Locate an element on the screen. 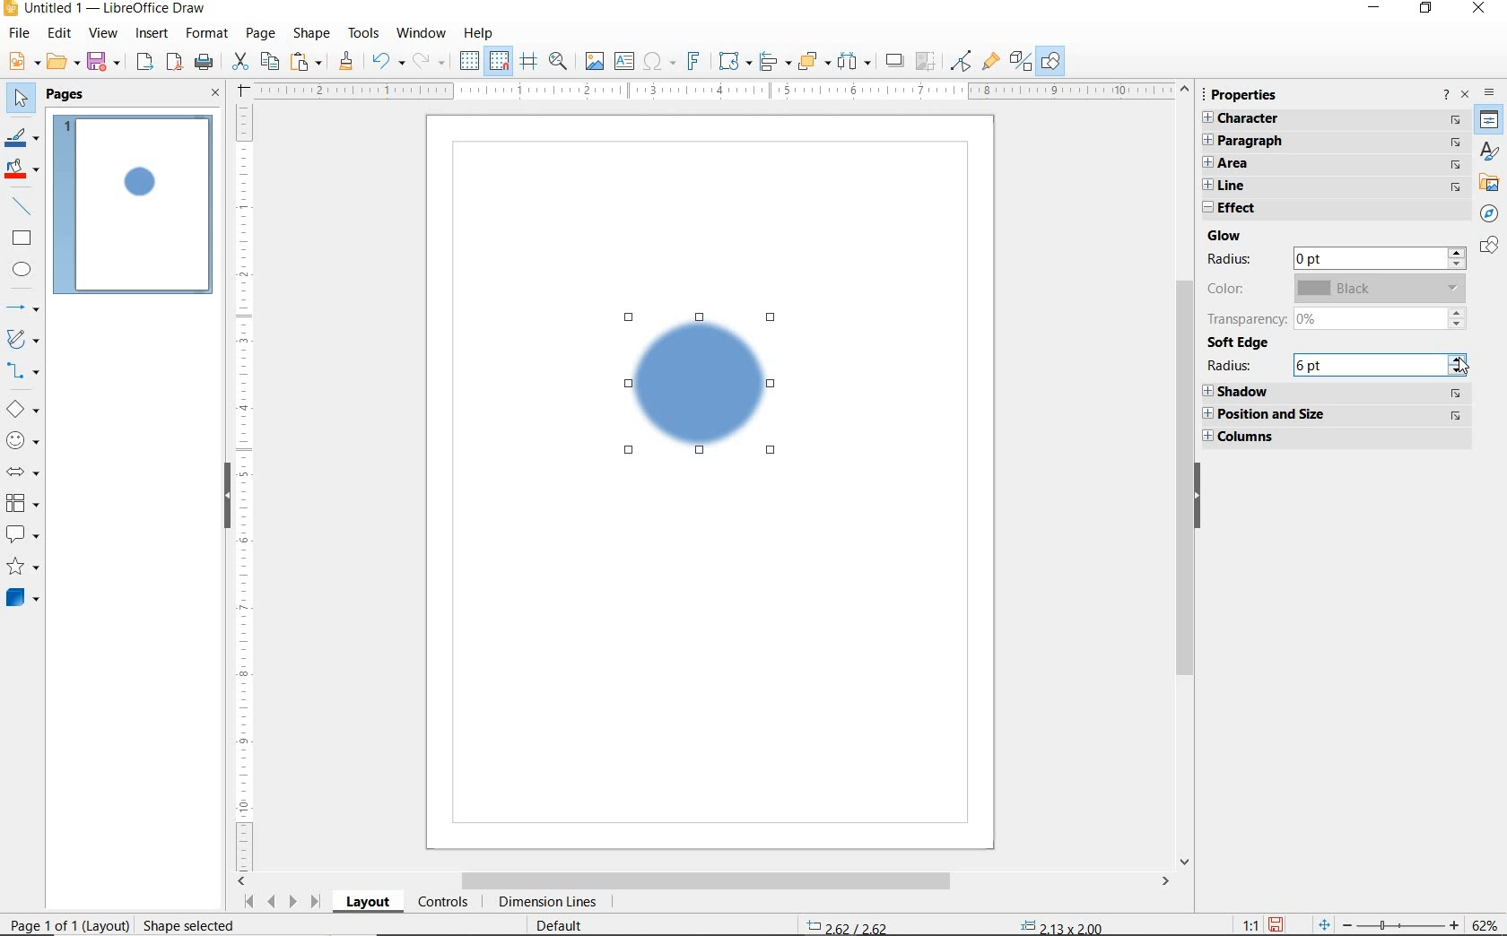  LINE is located at coordinates (1320, 186).